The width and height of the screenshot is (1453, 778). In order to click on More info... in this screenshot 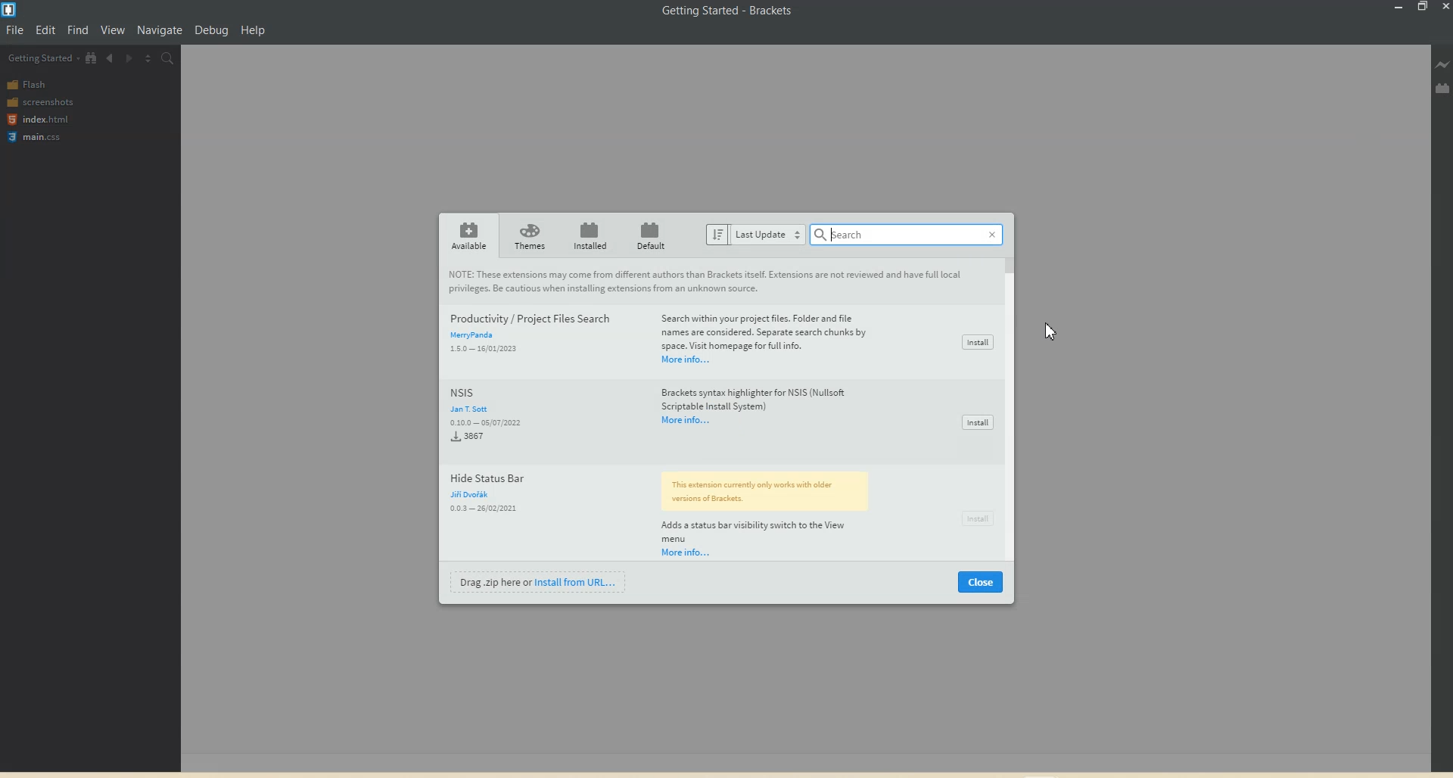, I will do `click(683, 552)`.